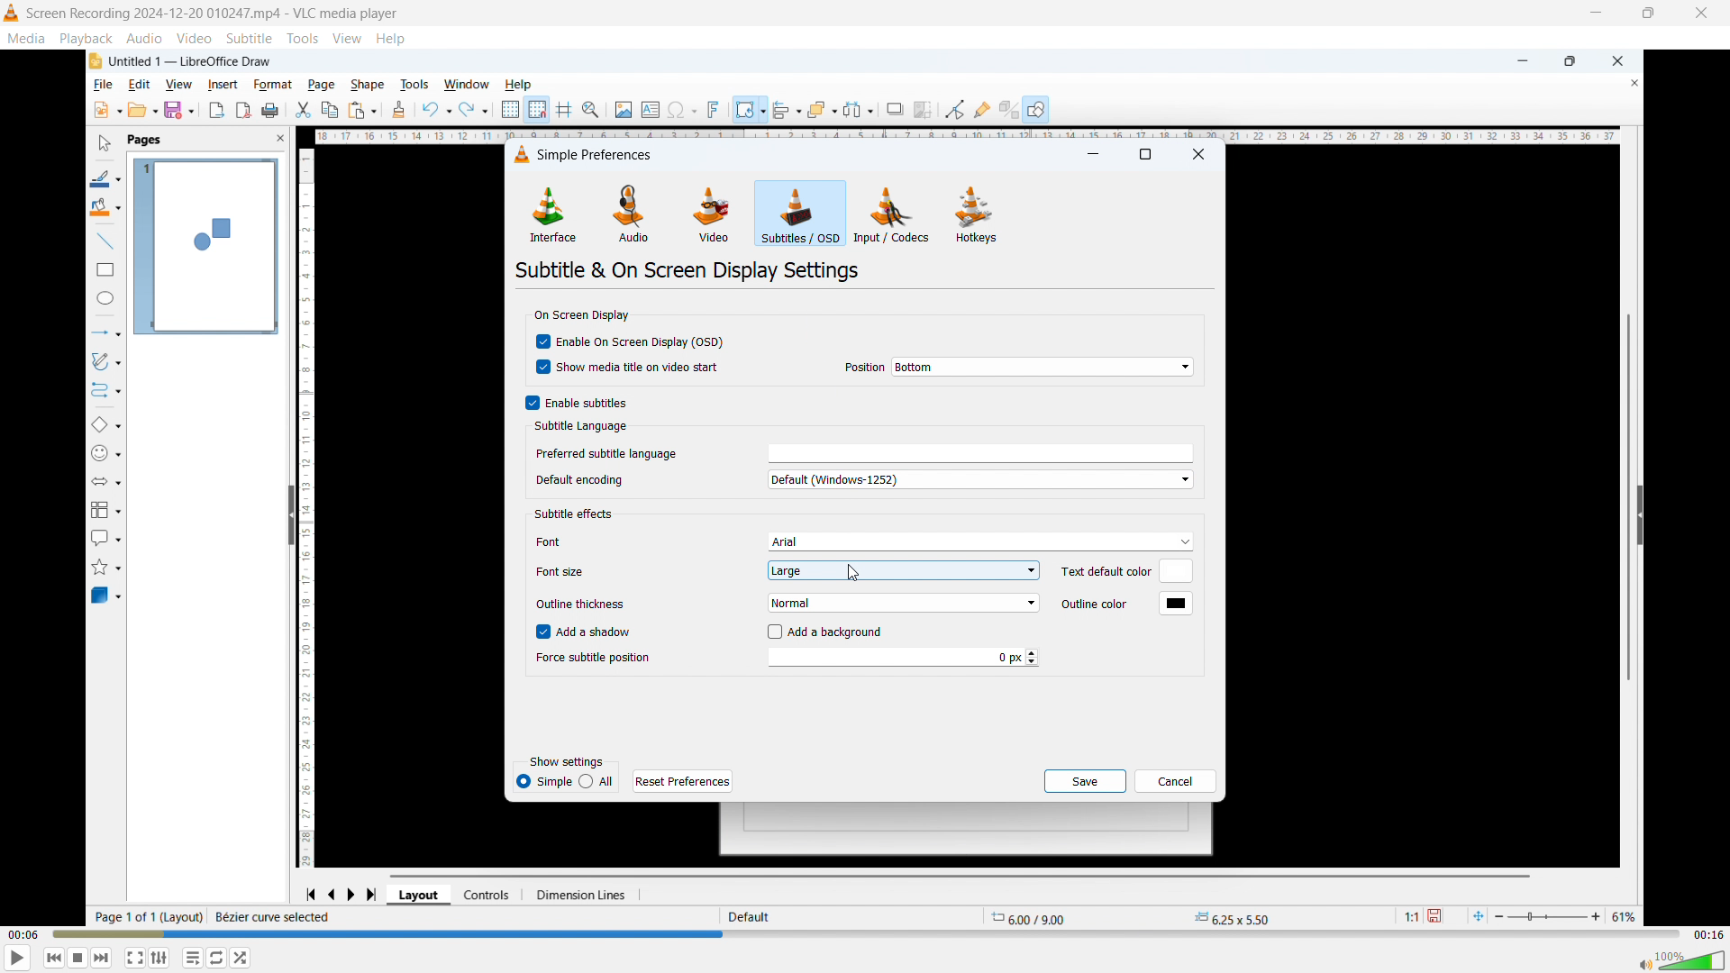 The image size is (1730, 973). Describe the element at coordinates (902, 657) in the screenshot. I see `Force subtitle position` at that location.